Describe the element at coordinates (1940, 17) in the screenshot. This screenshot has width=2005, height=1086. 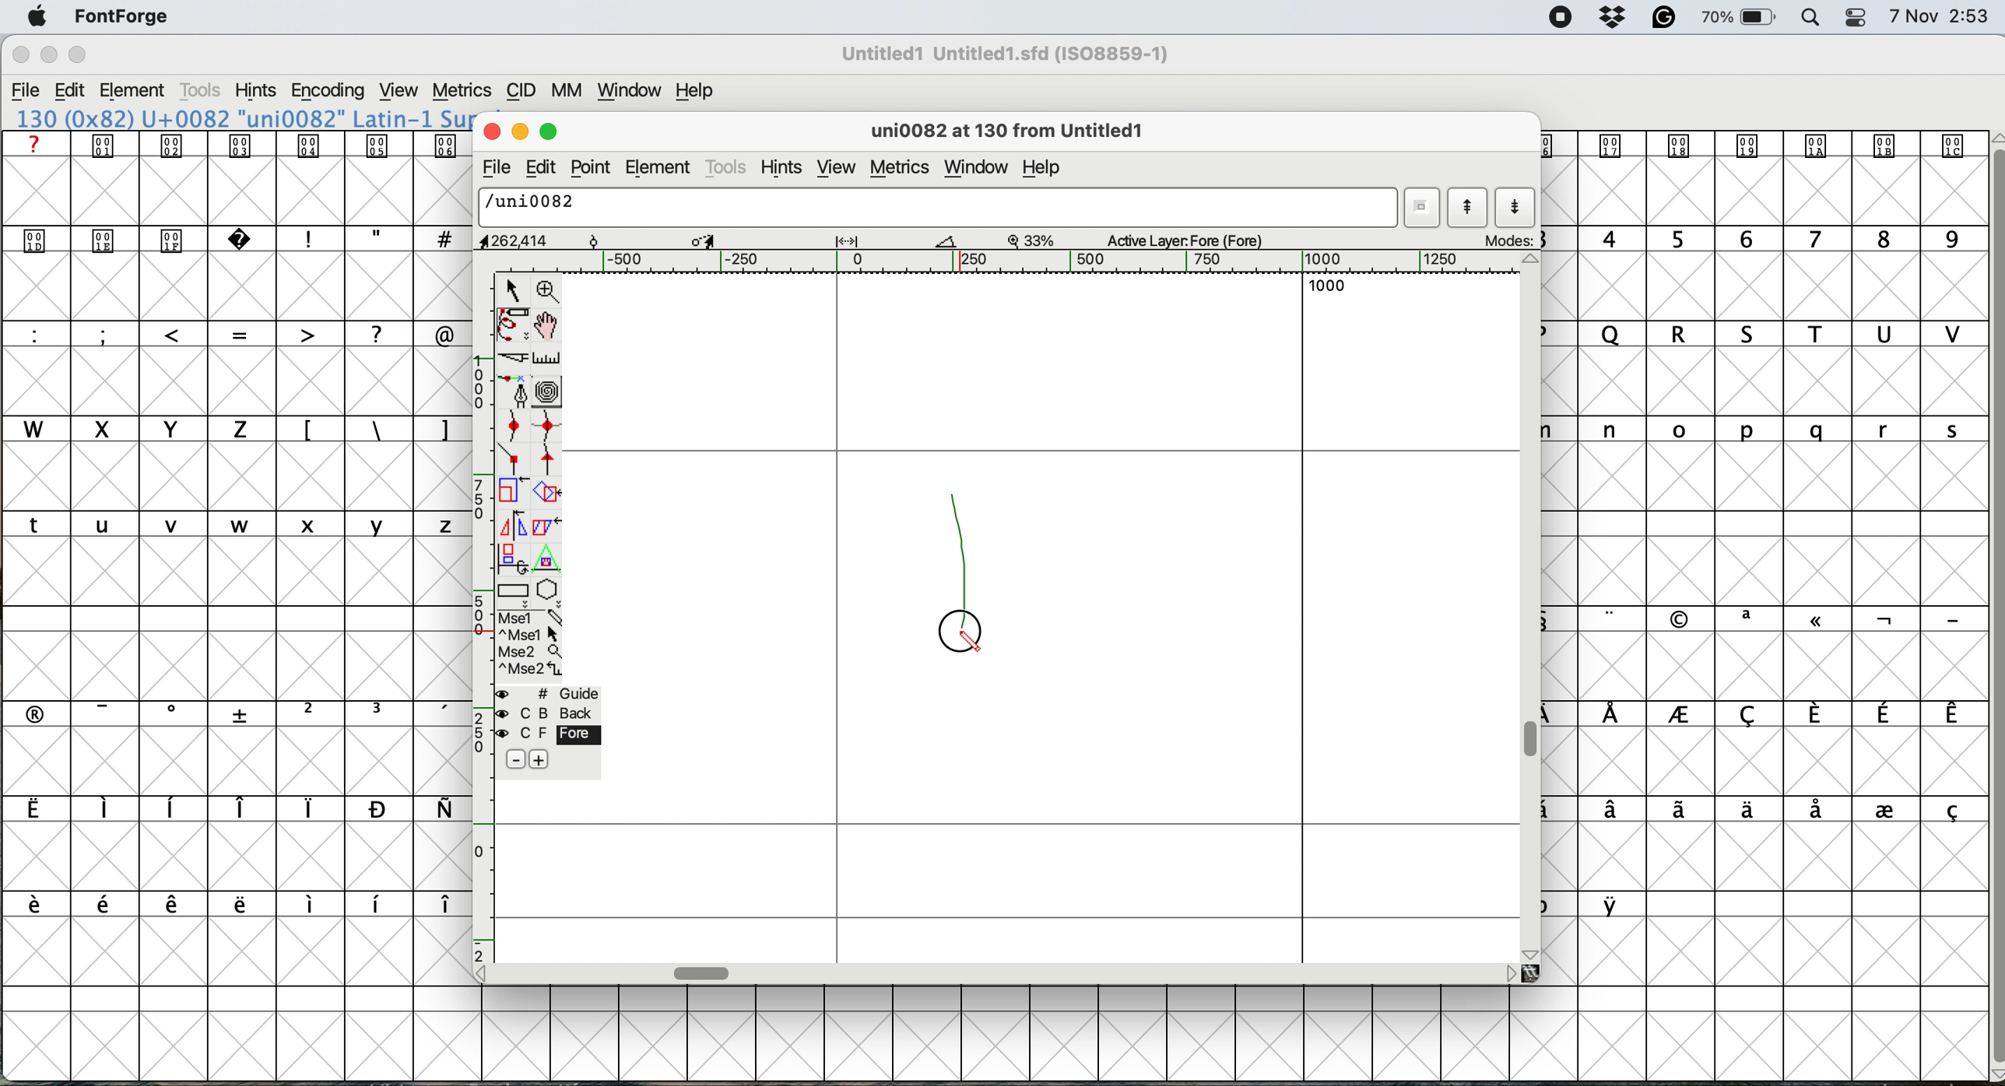
I see `date and time` at that location.